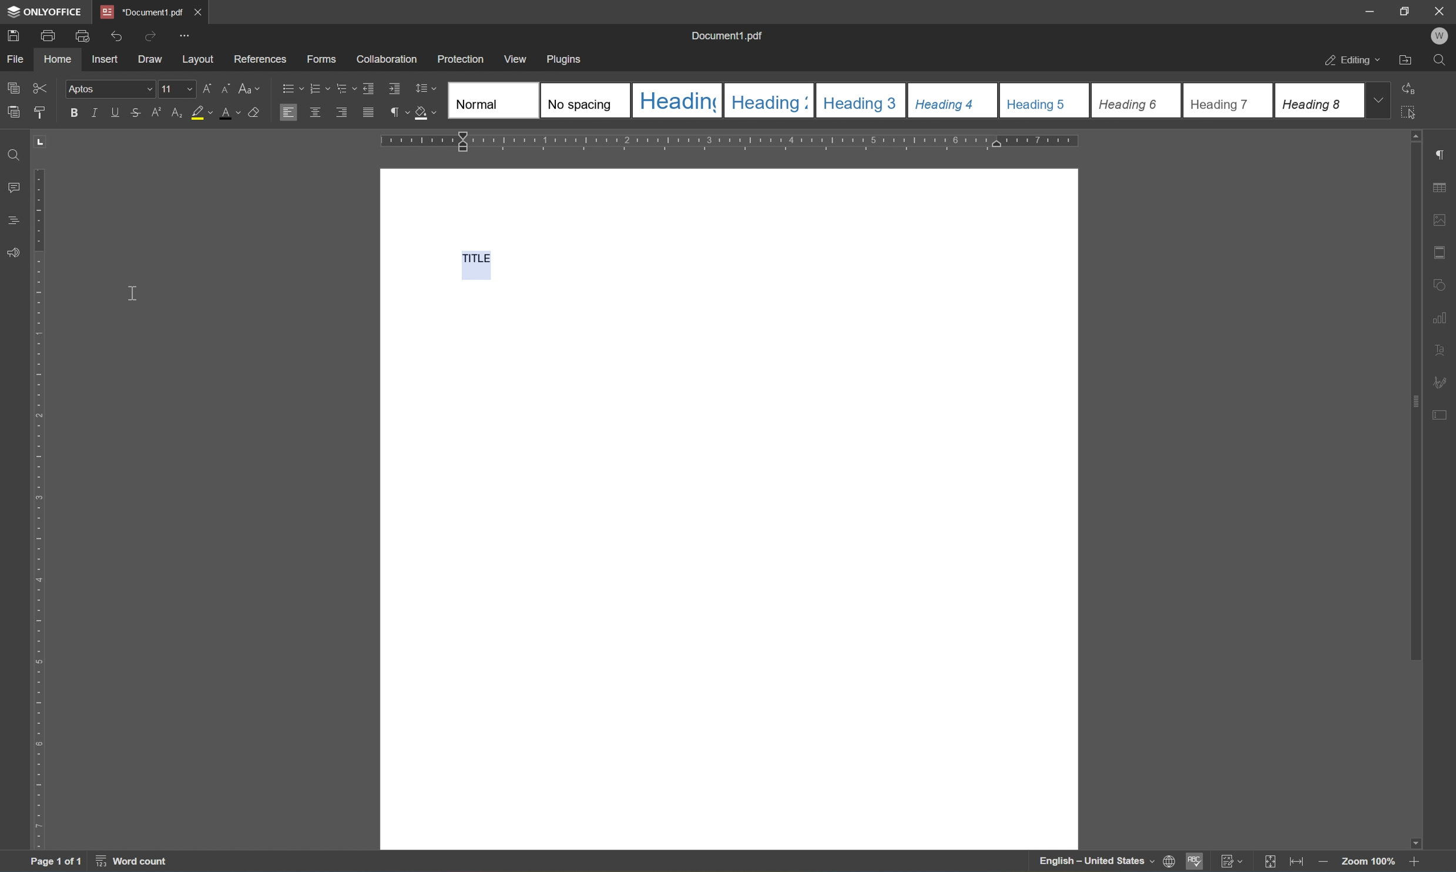  I want to click on bullets, so click(290, 88).